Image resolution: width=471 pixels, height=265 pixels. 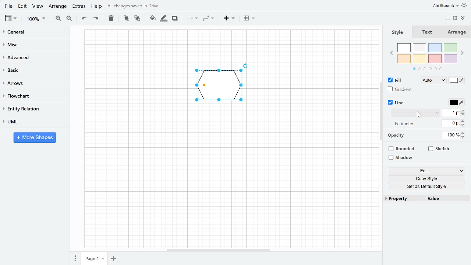 I want to click on Current line width, so click(x=451, y=113).